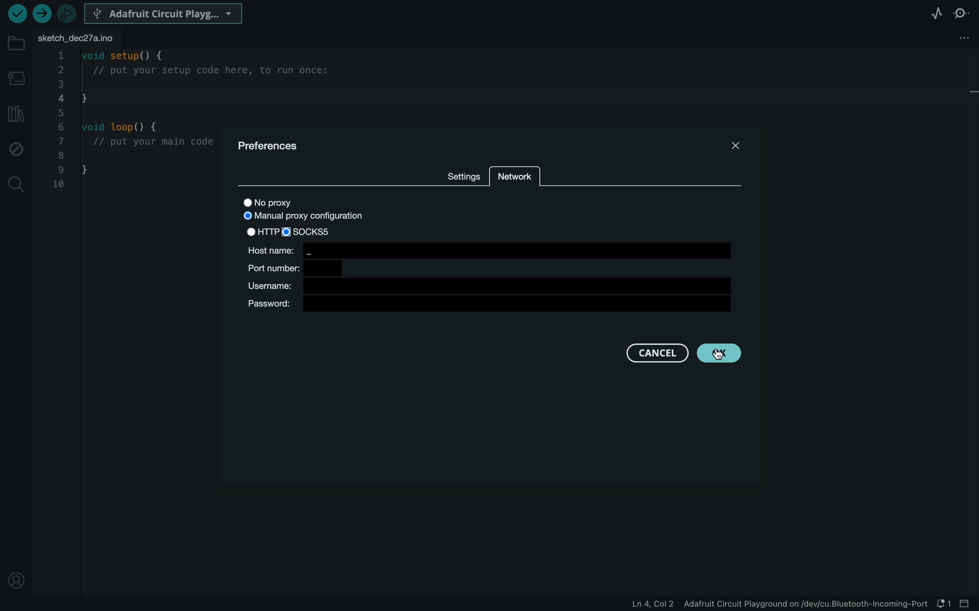 The height and width of the screenshot is (611, 979). Describe the element at coordinates (463, 178) in the screenshot. I see `settings` at that location.